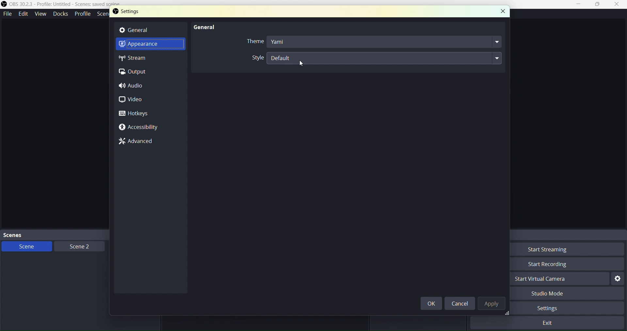  I want to click on Start Streaming, so click(559, 250).